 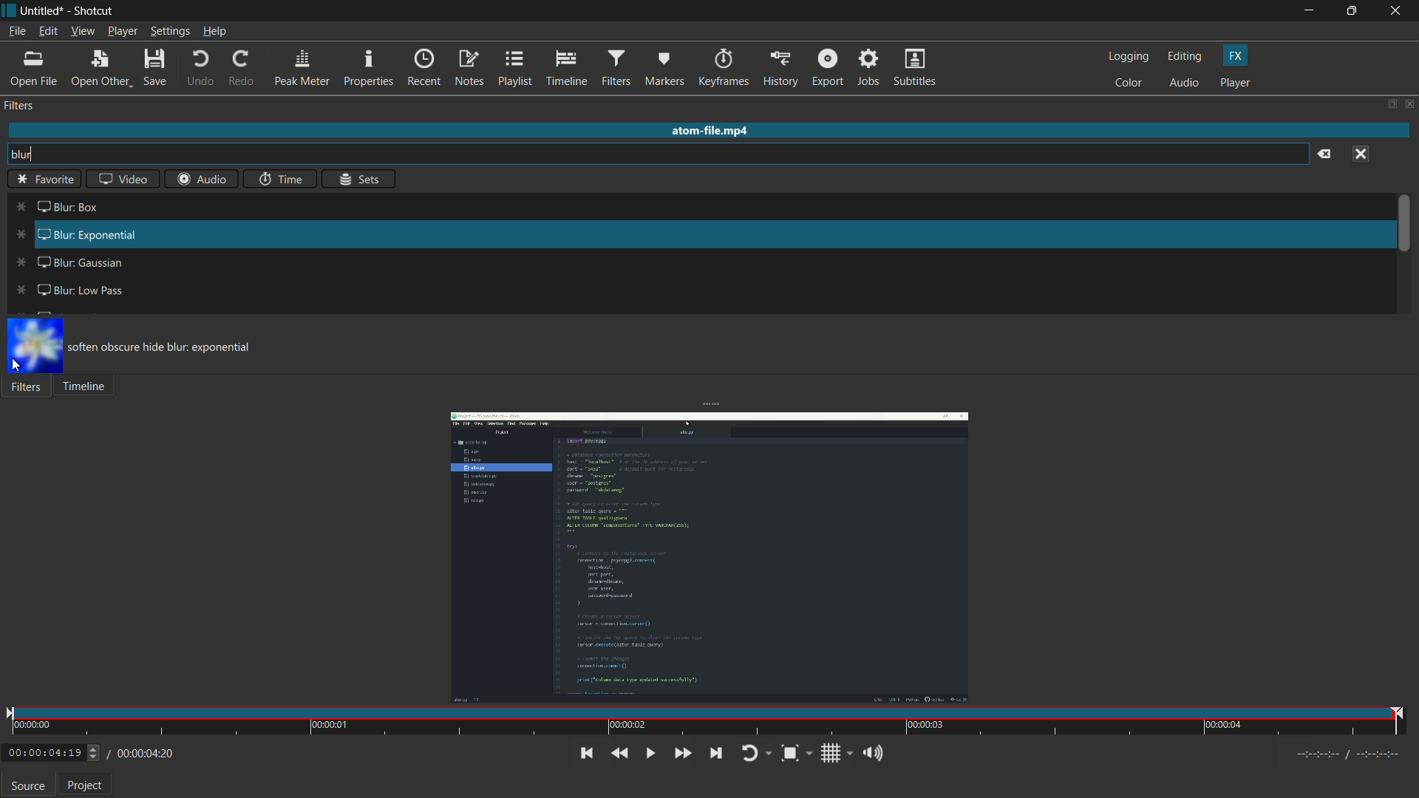 I want to click on filters, so click(x=614, y=69).